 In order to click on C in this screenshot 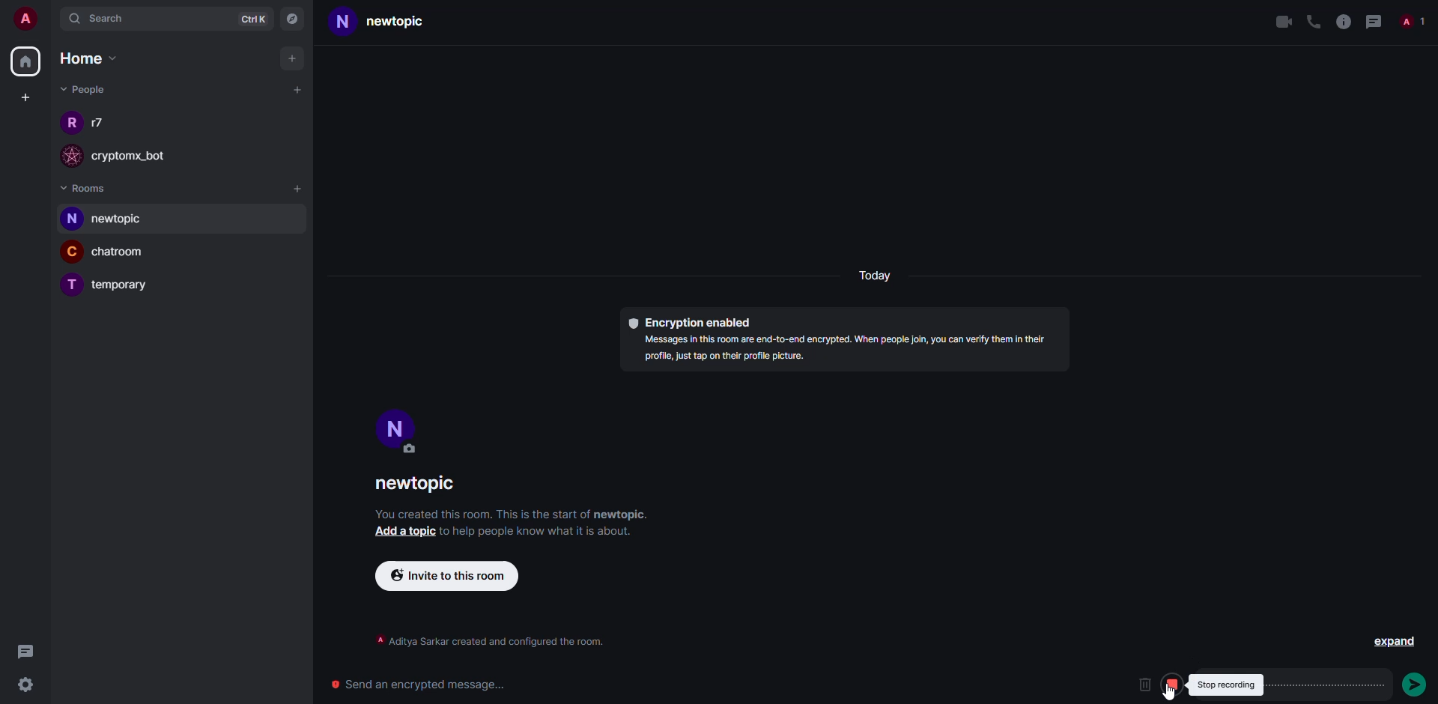, I will do `click(72, 253)`.